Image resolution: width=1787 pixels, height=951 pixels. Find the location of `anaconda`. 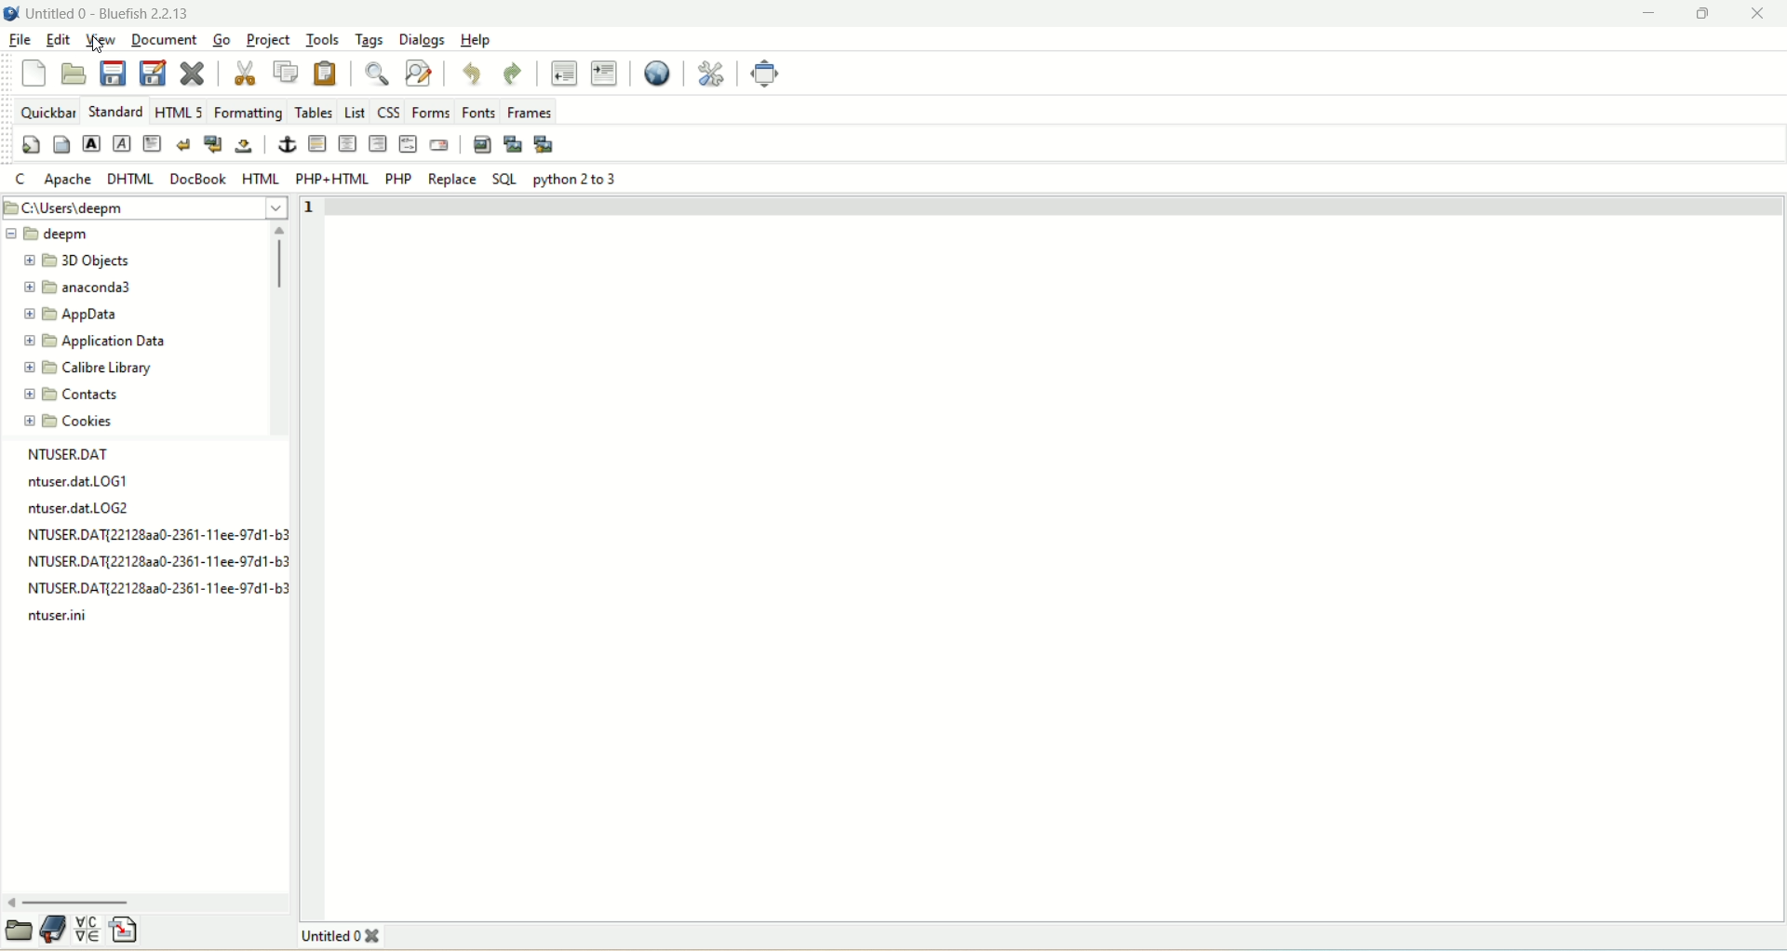

anaconda is located at coordinates (84, 288).